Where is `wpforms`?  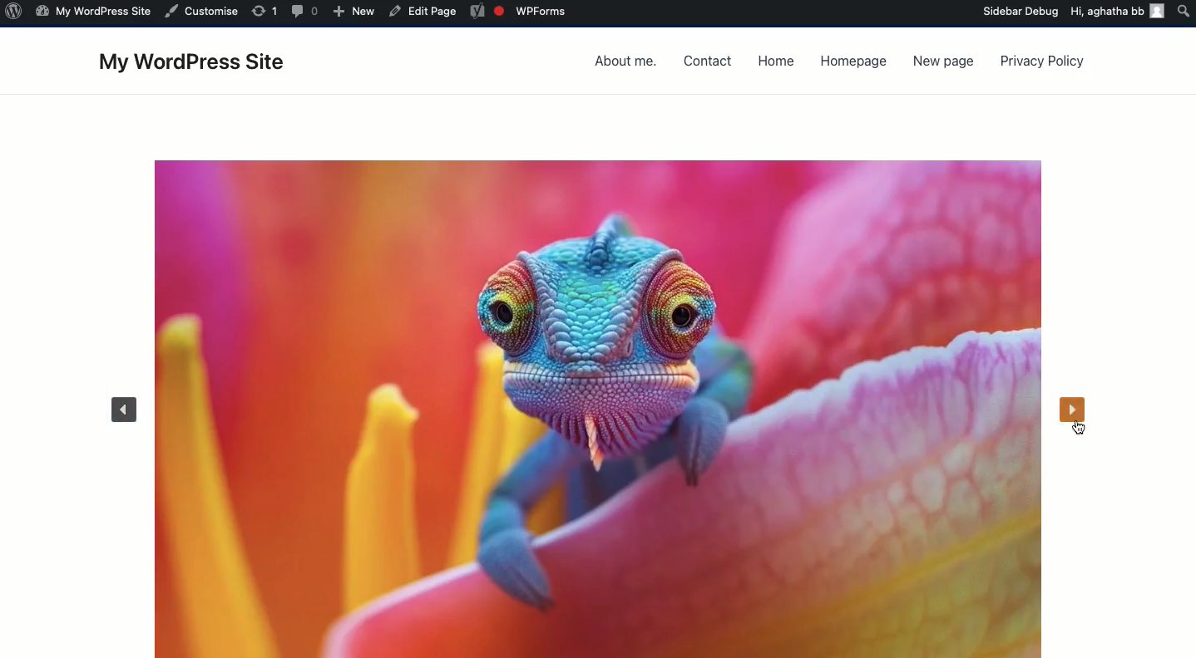 wpforms is located at coordinates (520, 12).